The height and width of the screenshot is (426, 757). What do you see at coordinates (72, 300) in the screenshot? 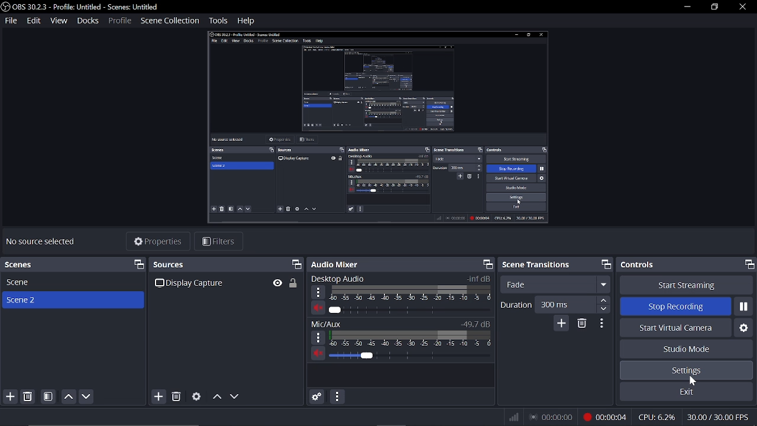
I see `scene 2` at bounding box center [72, 300].